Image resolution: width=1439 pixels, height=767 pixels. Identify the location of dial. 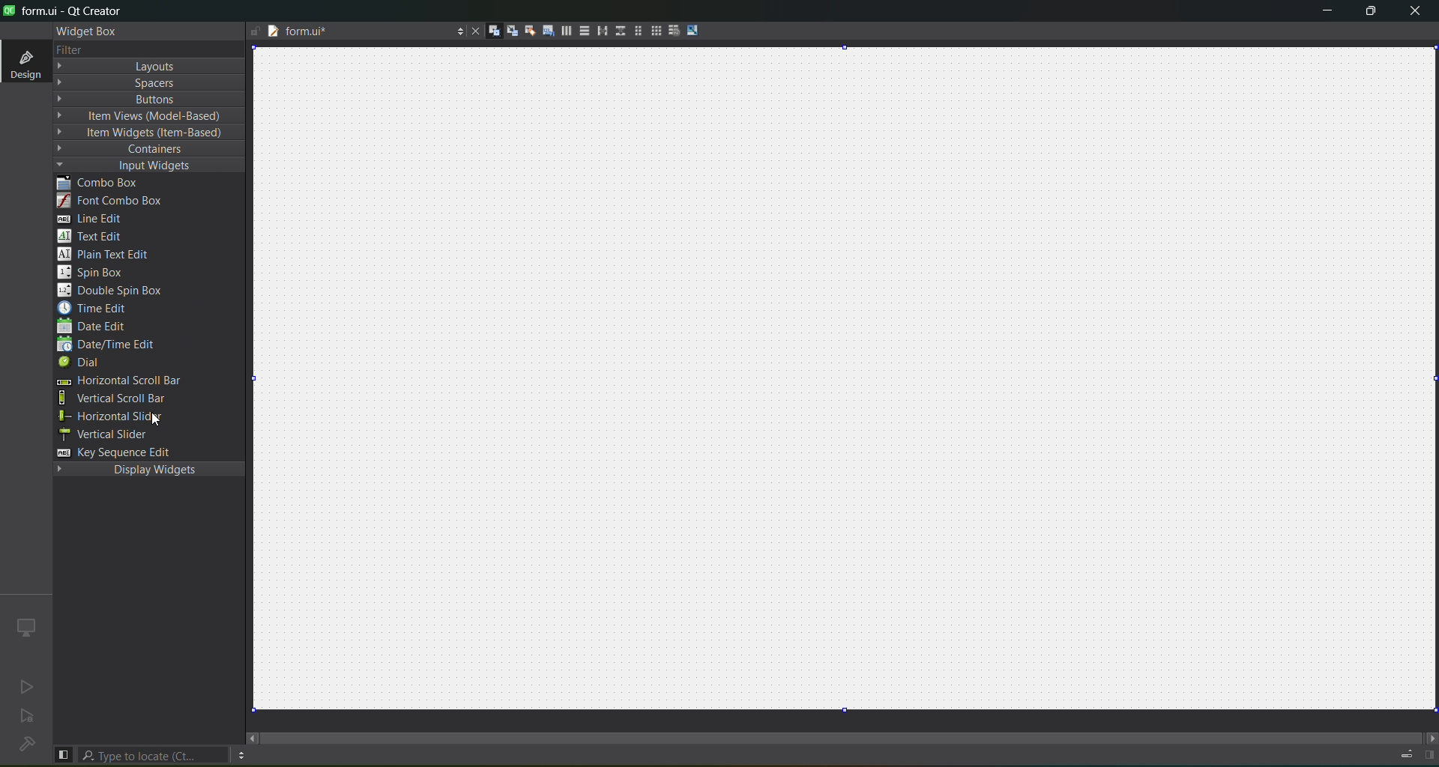
(82, 363).